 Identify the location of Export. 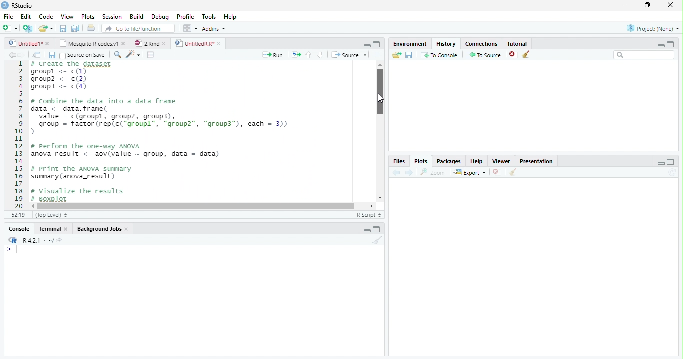
(470, 172).